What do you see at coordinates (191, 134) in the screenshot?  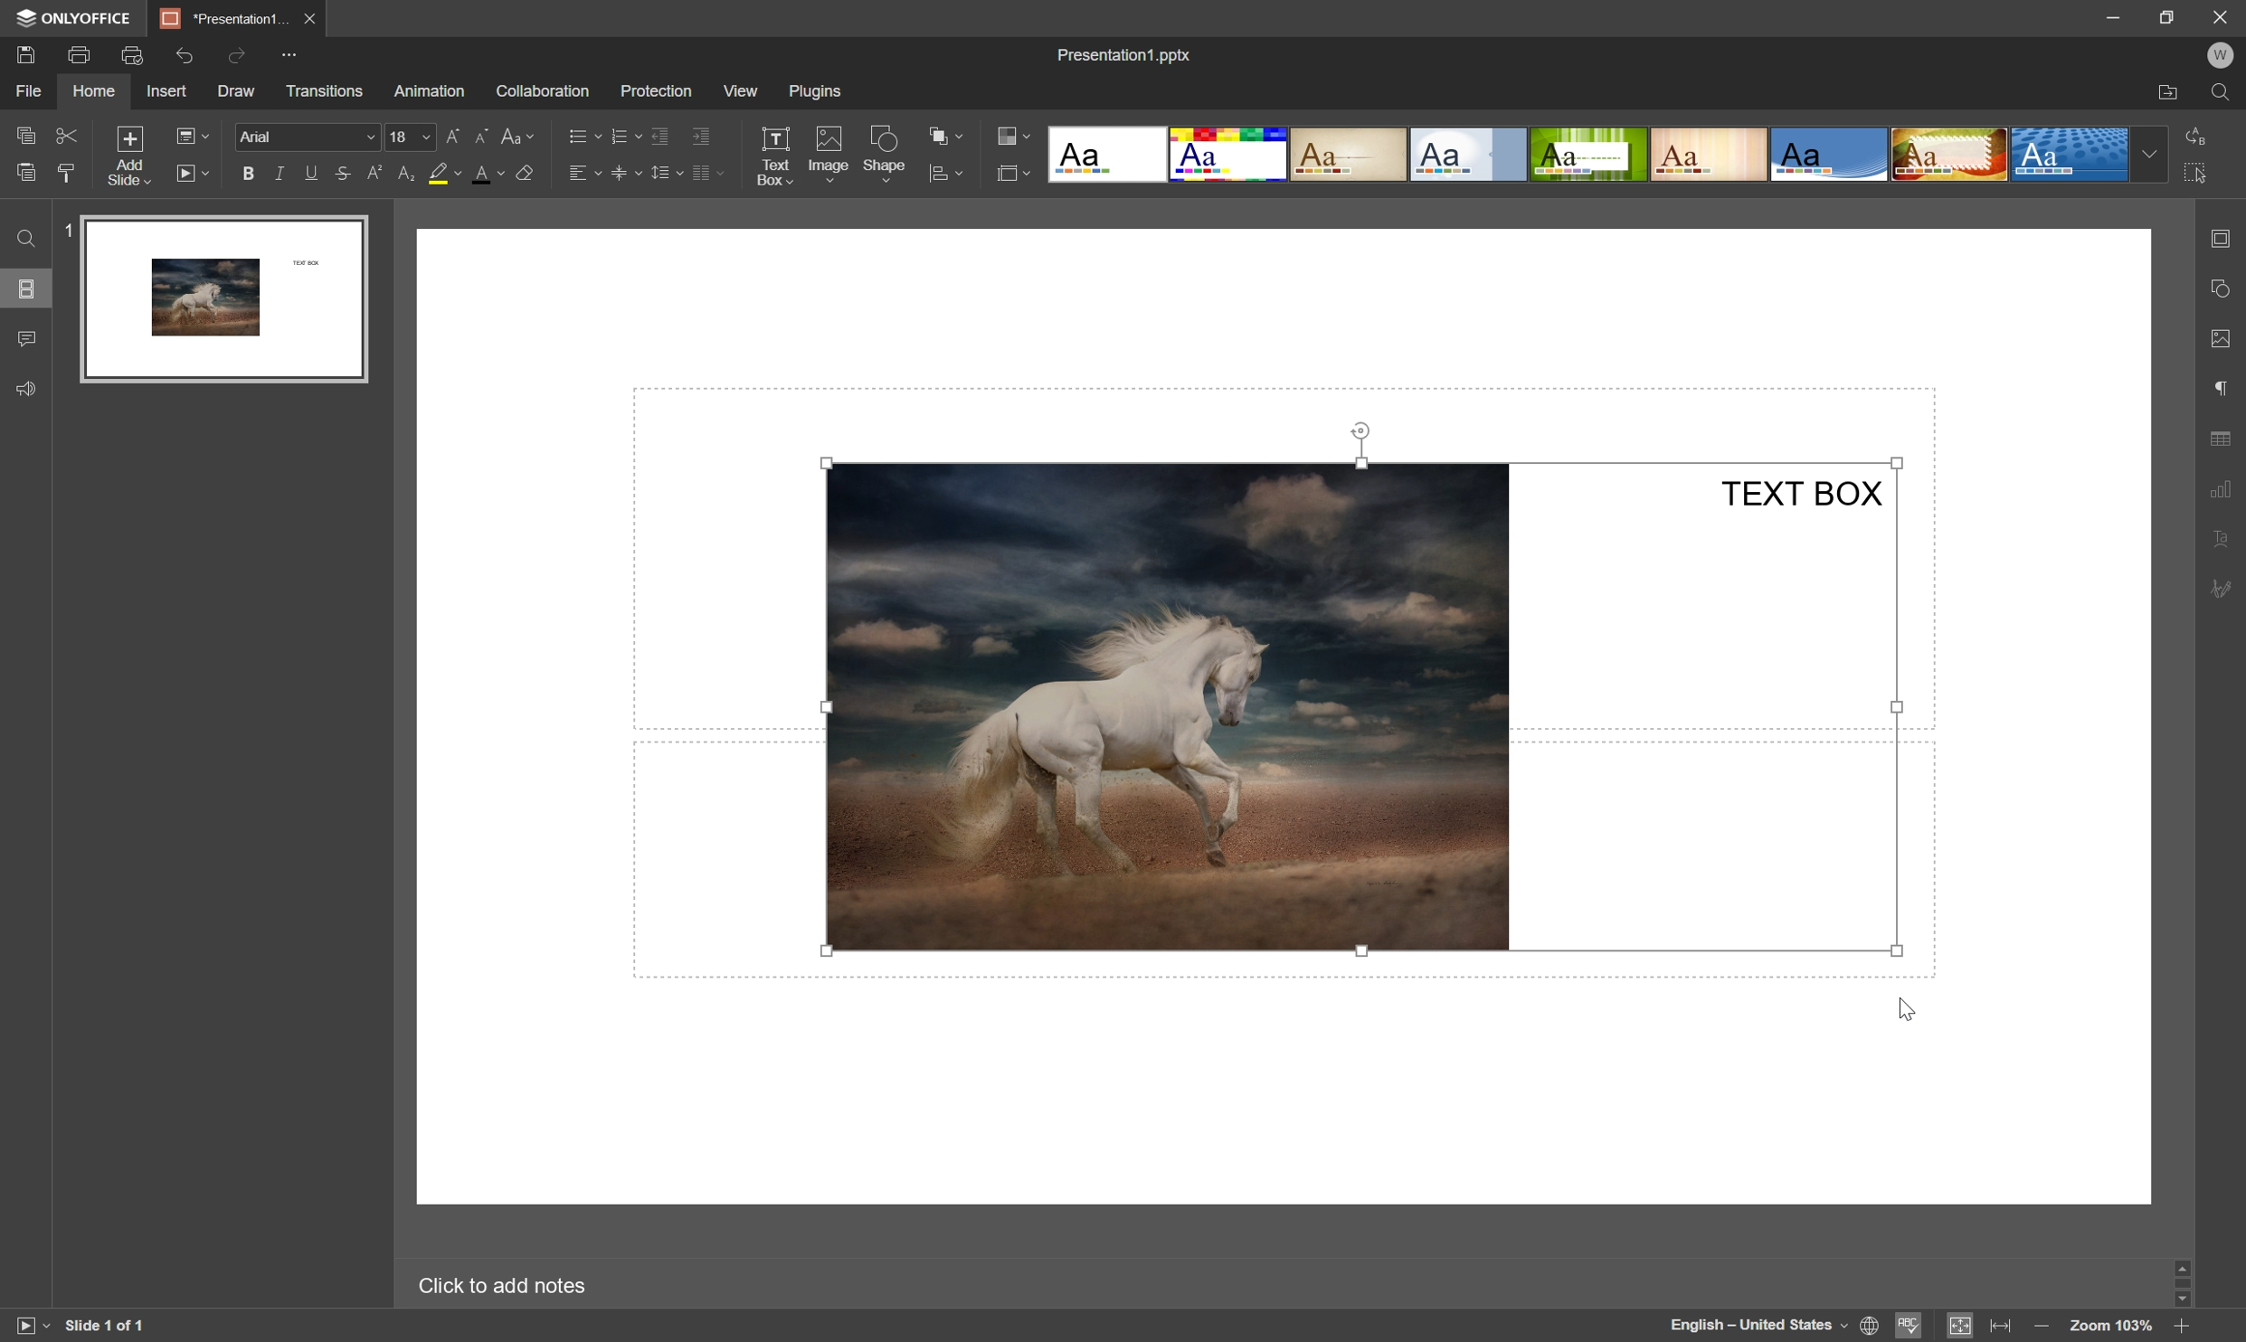 I see `change slide layout` at bounding box center [191, 134].